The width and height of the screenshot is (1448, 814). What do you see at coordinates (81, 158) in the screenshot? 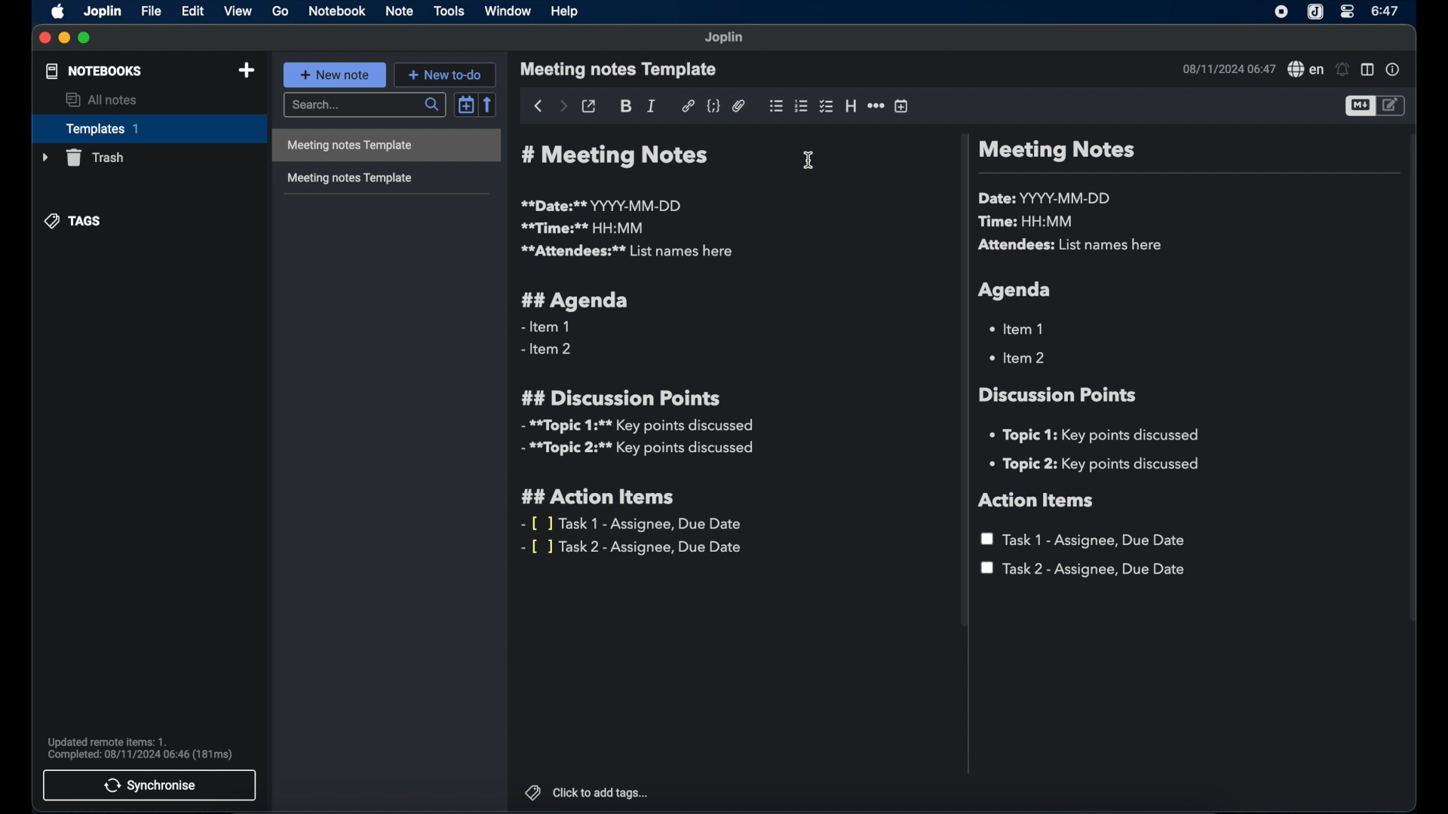
I see `trash` at bounding box center [81, 158].